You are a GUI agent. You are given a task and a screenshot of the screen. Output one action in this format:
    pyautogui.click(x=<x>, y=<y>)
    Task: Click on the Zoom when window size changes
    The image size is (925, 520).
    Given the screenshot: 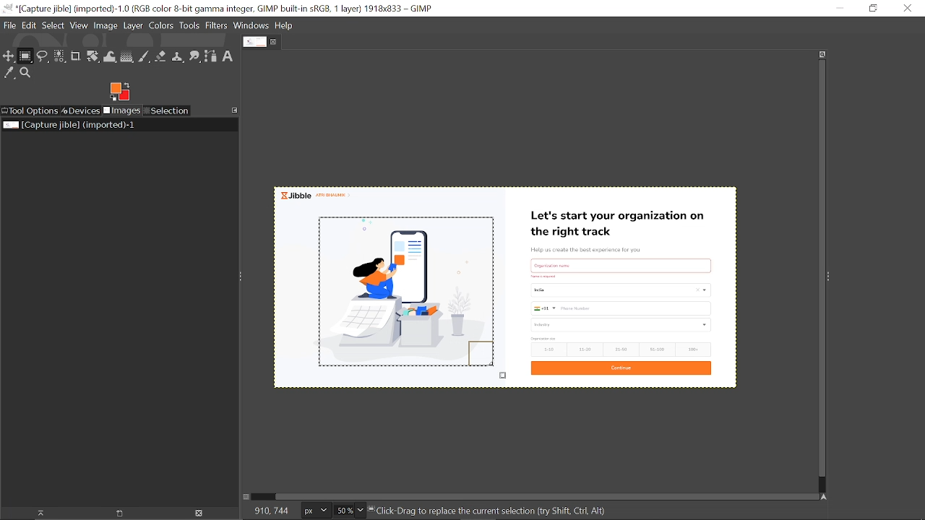 What is the action you would take?
    pyautogui.click(x=822, y=54)
    